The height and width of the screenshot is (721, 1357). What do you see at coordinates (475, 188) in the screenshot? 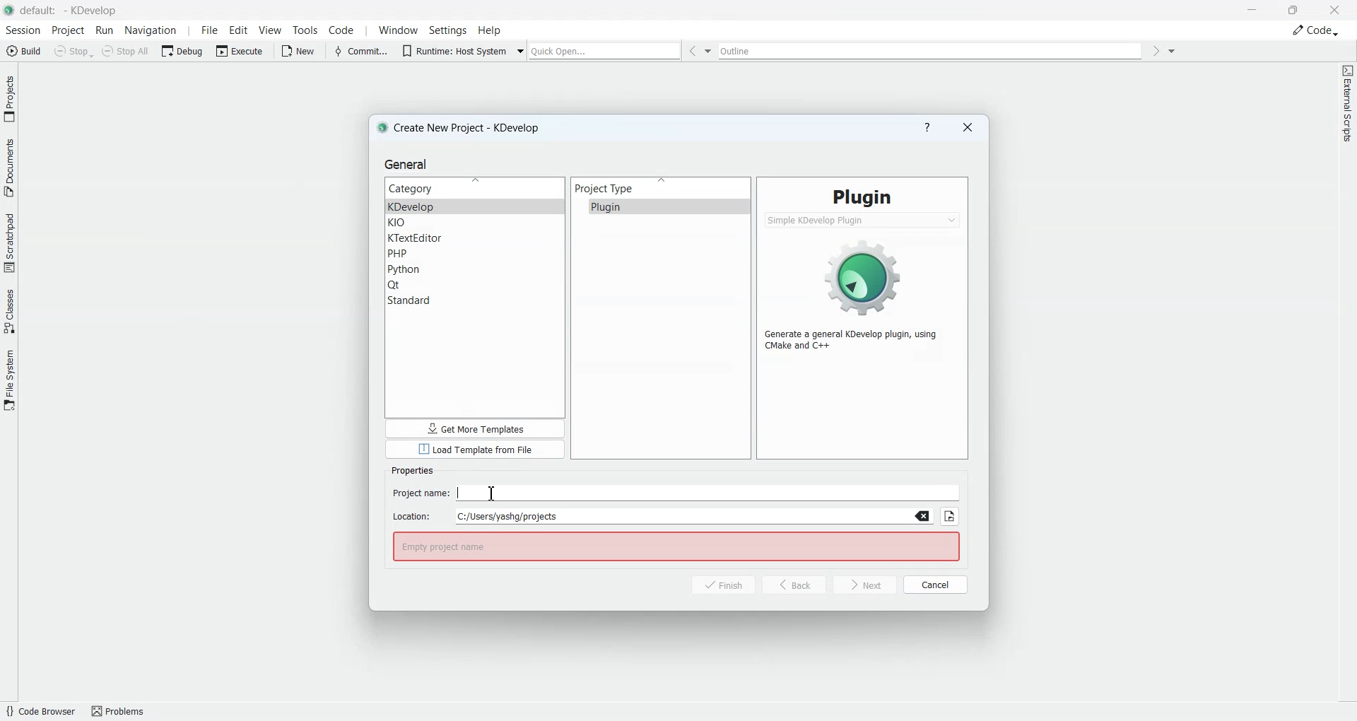
I see `General Category` at bounding box center [475, 188].